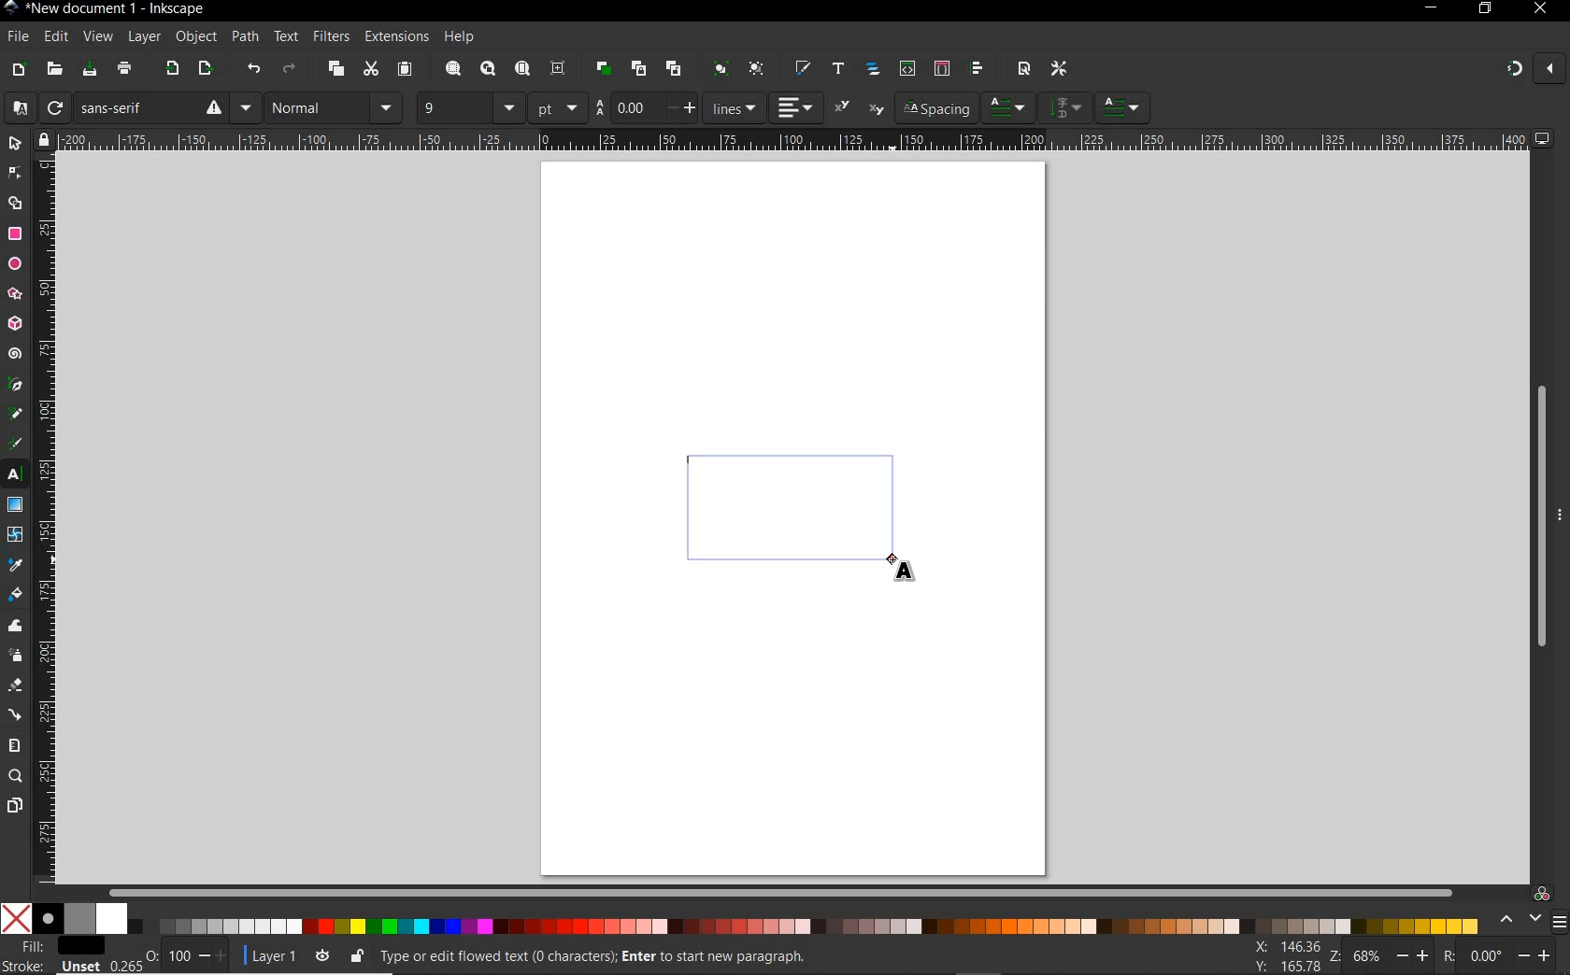  Describe the element at coordinates (14, 415) in the screenshot. I see `pencil tool` at that location.